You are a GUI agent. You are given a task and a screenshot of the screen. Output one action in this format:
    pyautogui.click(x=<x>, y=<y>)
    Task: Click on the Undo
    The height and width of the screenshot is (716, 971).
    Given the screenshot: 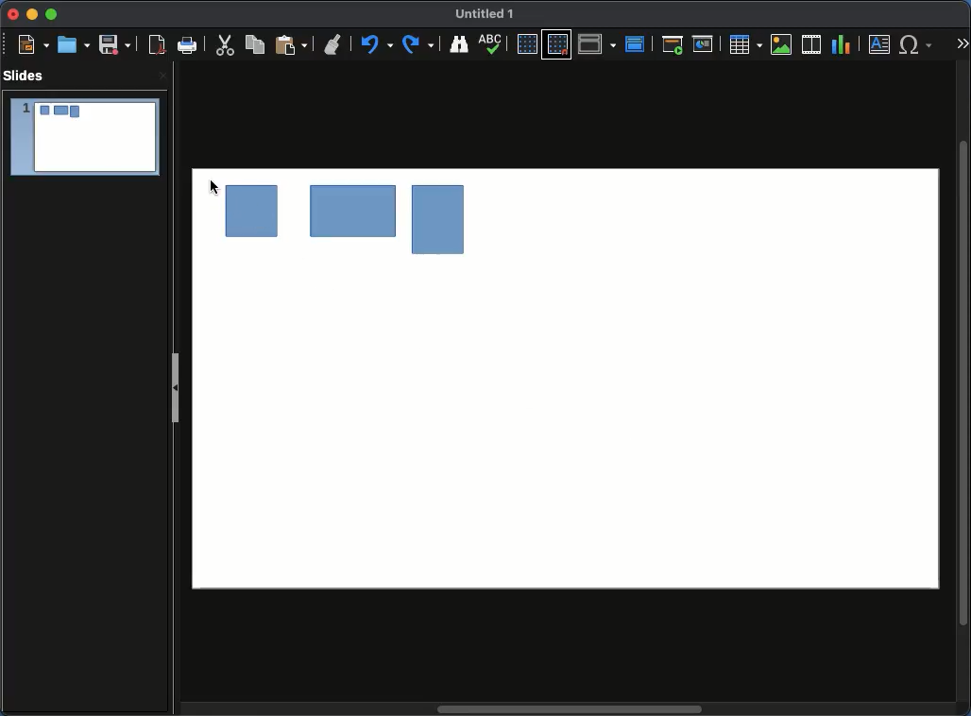 What is the action you would take?
    pyautogui.click(x=378, y=45)
    